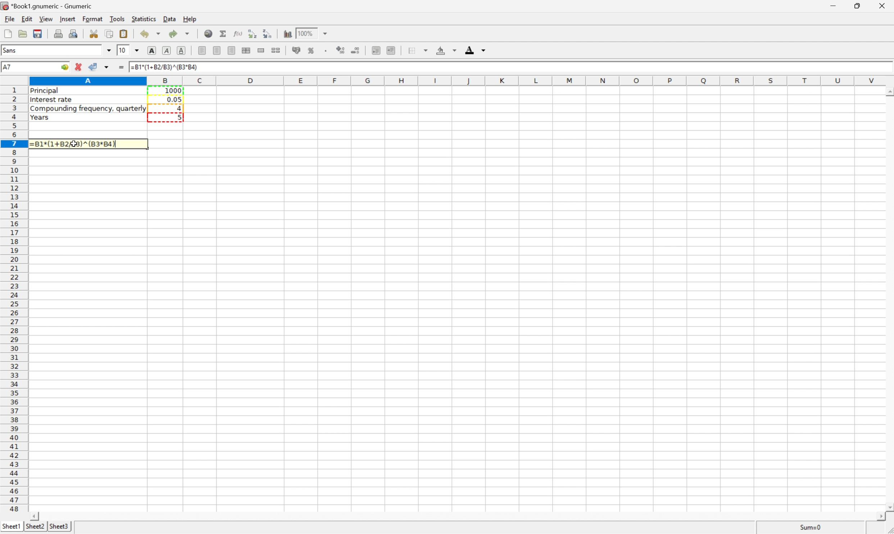  I want to click on row number, so click(13, 299).